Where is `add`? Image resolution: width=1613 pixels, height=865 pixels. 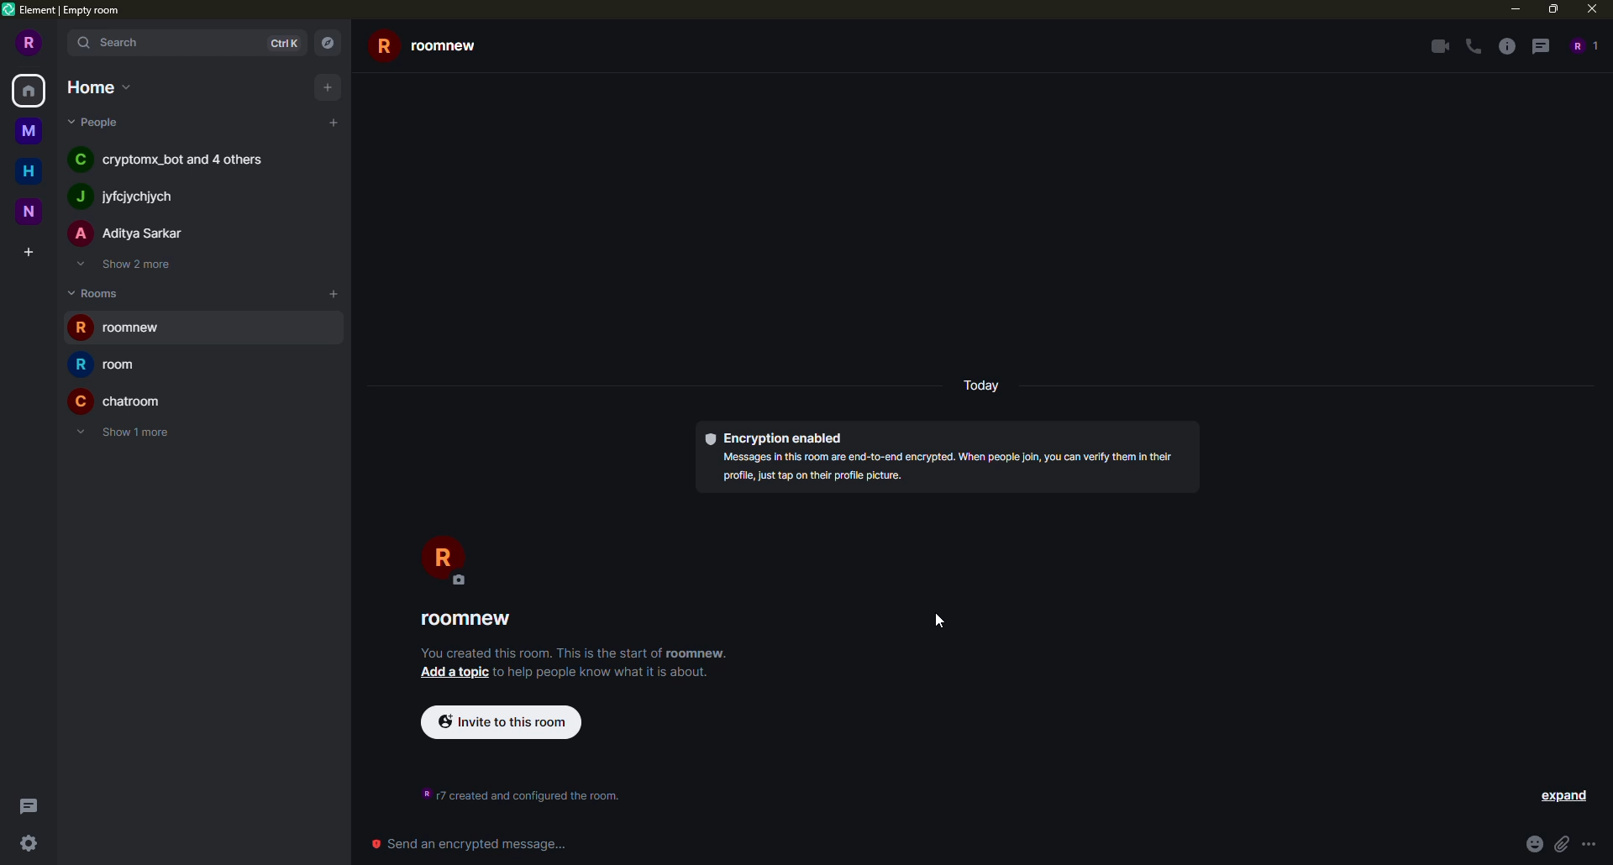
add is located at coordinates (329, 87).